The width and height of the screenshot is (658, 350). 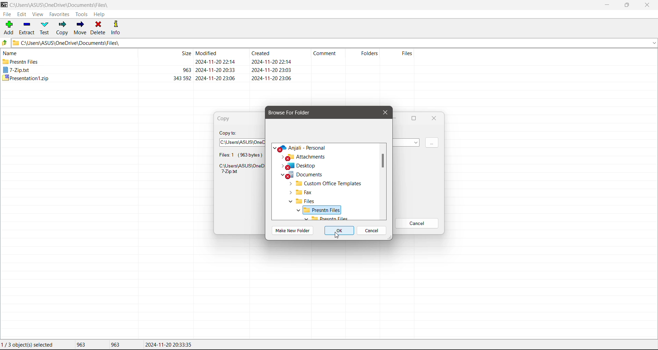 What do you see at coordinates (169, 345) in the screenshot?
I see `Modified Date of the last file selected` at bounding box center [169, 345].